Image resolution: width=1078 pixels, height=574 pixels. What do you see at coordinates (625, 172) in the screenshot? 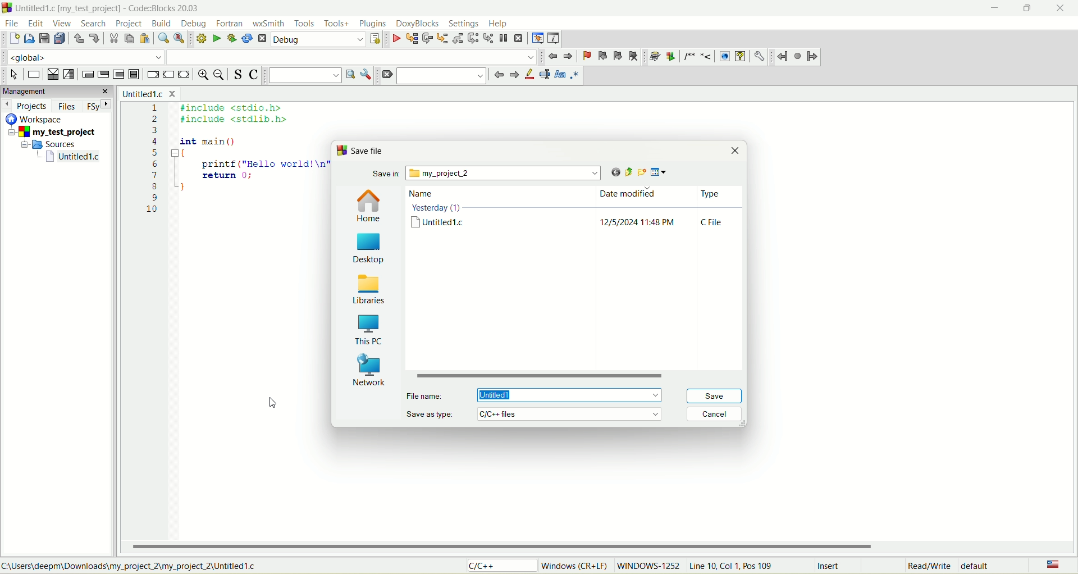
I see `up level` at bounding box center [625, 172].